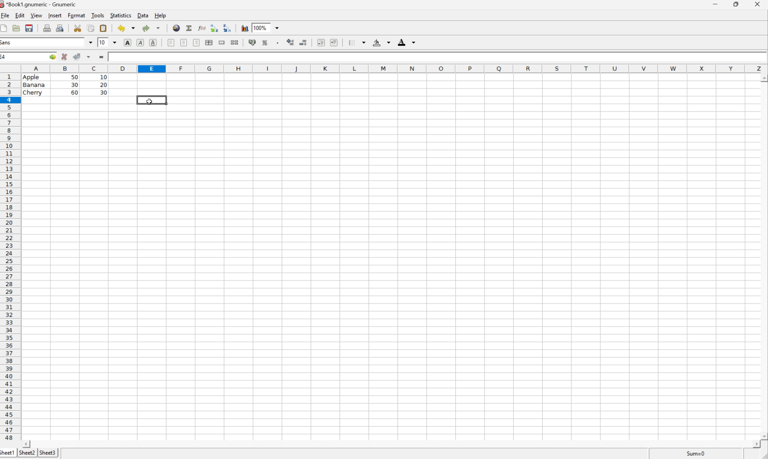 The width and height of the screenshot is (768, 459). Describe the element at coordinates (267, 43) in the screenshot. I see `format selection as percentage` at that location.